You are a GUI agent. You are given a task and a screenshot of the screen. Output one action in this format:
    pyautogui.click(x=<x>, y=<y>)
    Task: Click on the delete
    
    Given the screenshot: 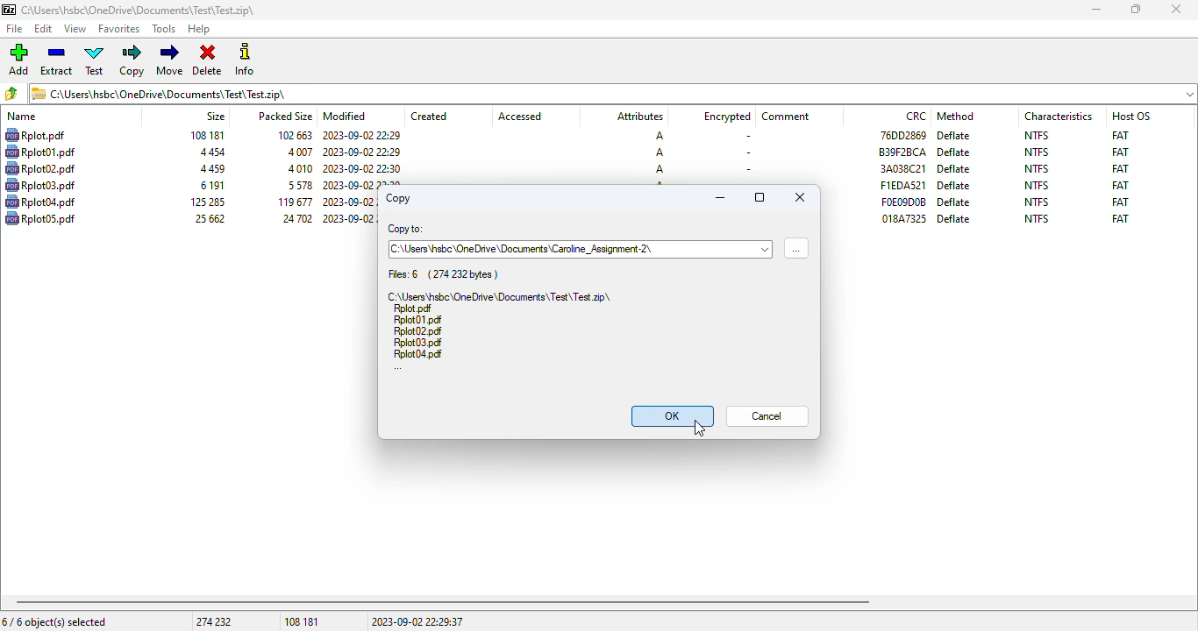 What is the action you would take?
    pyautogui.click(x=207, y=60)
    